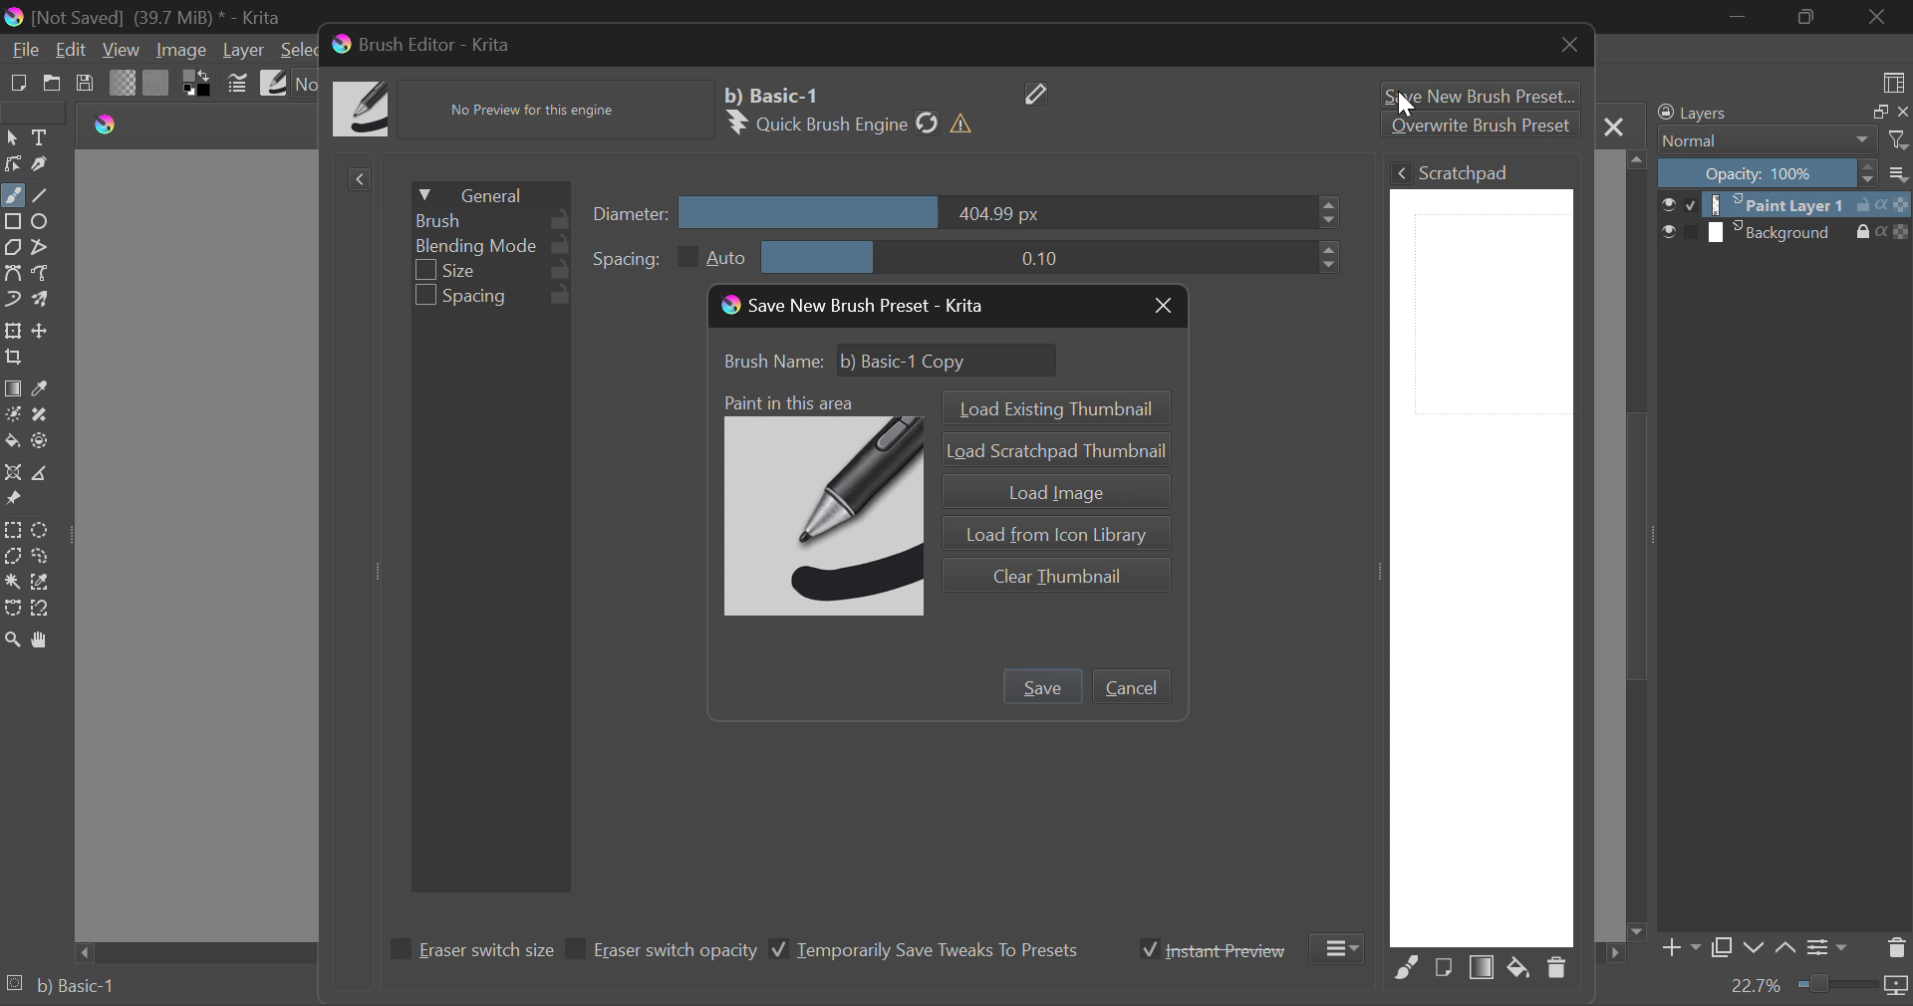 This screenshot has height=1006, width=1913. I want to click on Edit, so click(73, 50).